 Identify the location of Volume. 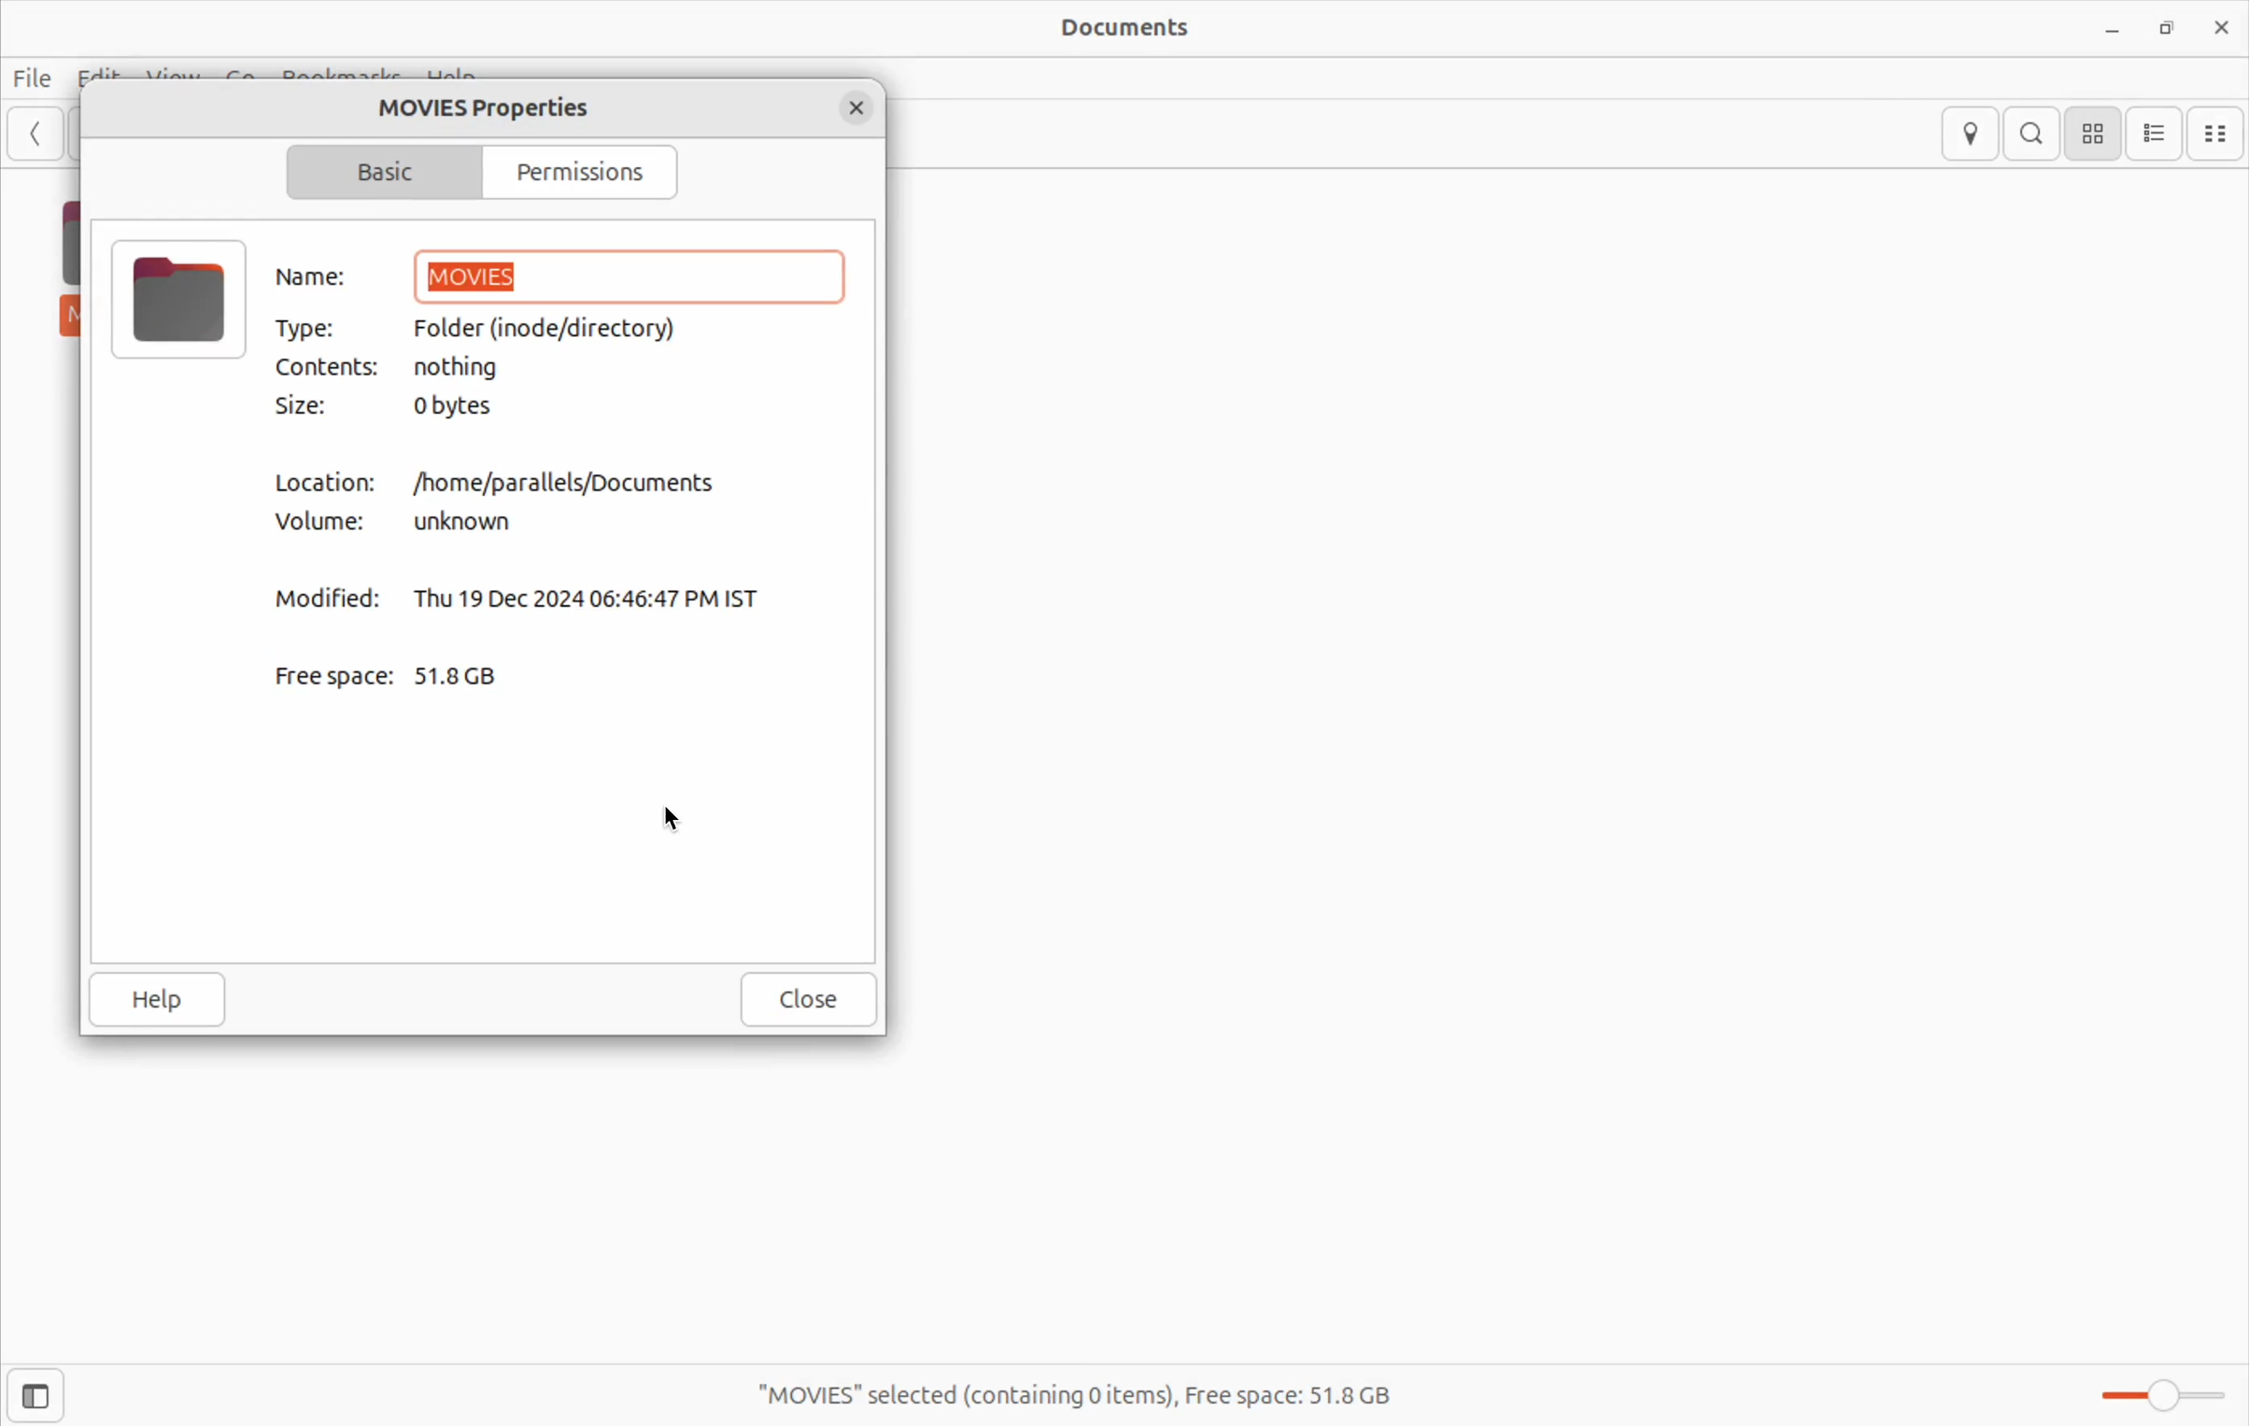
(328, 526).